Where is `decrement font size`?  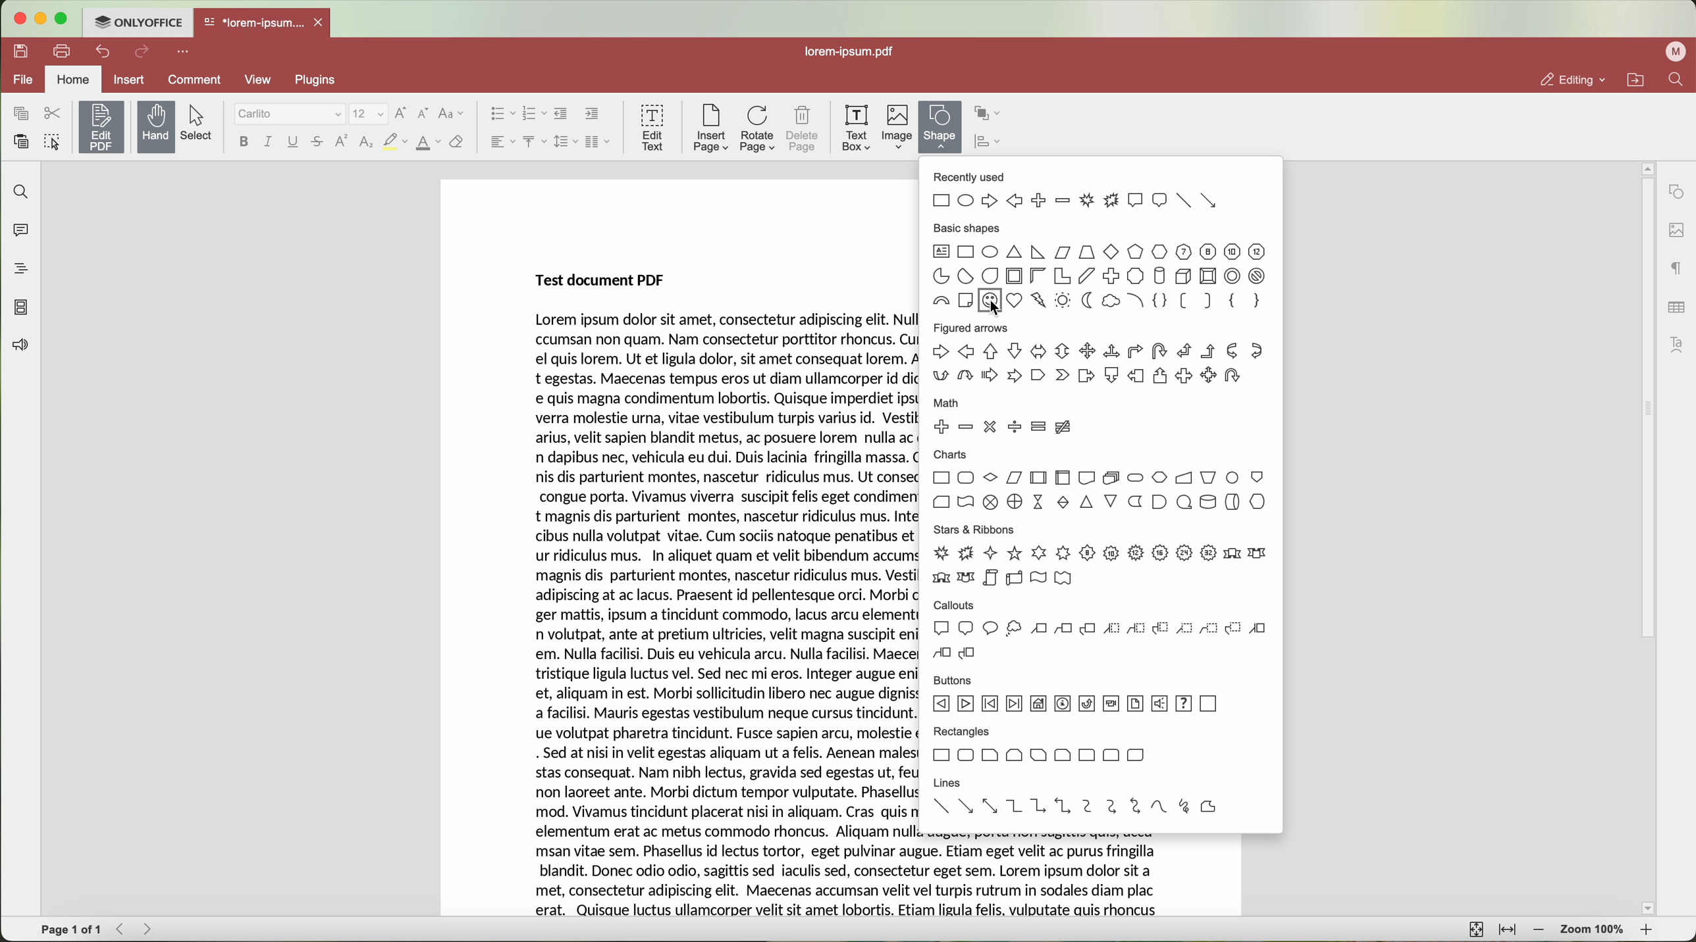 decrement font size is located at coordinates (422, 113).